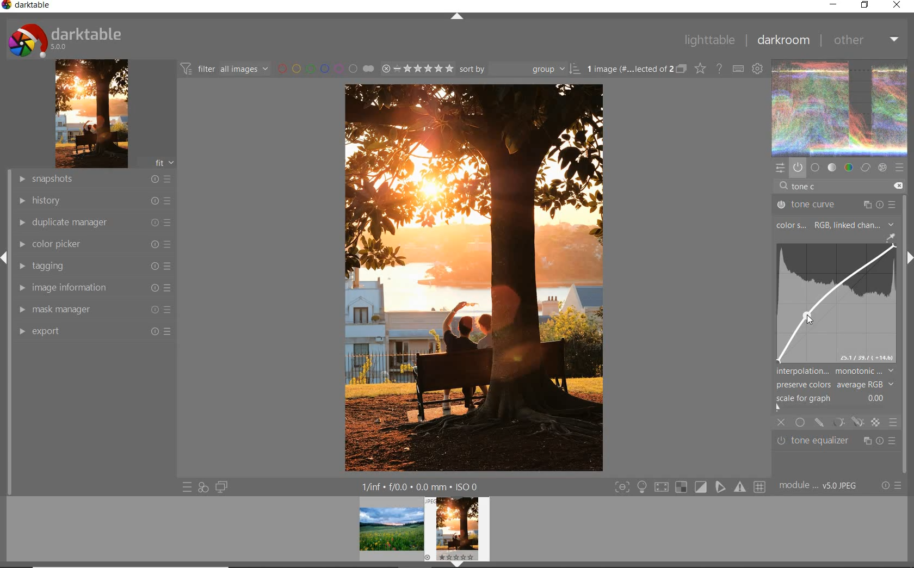 The width and height of the screenshot is (914, 568). What do you see at coordinates (893, 422) in the screenshot?
I see `blending options` at bounding box center [893, 422].